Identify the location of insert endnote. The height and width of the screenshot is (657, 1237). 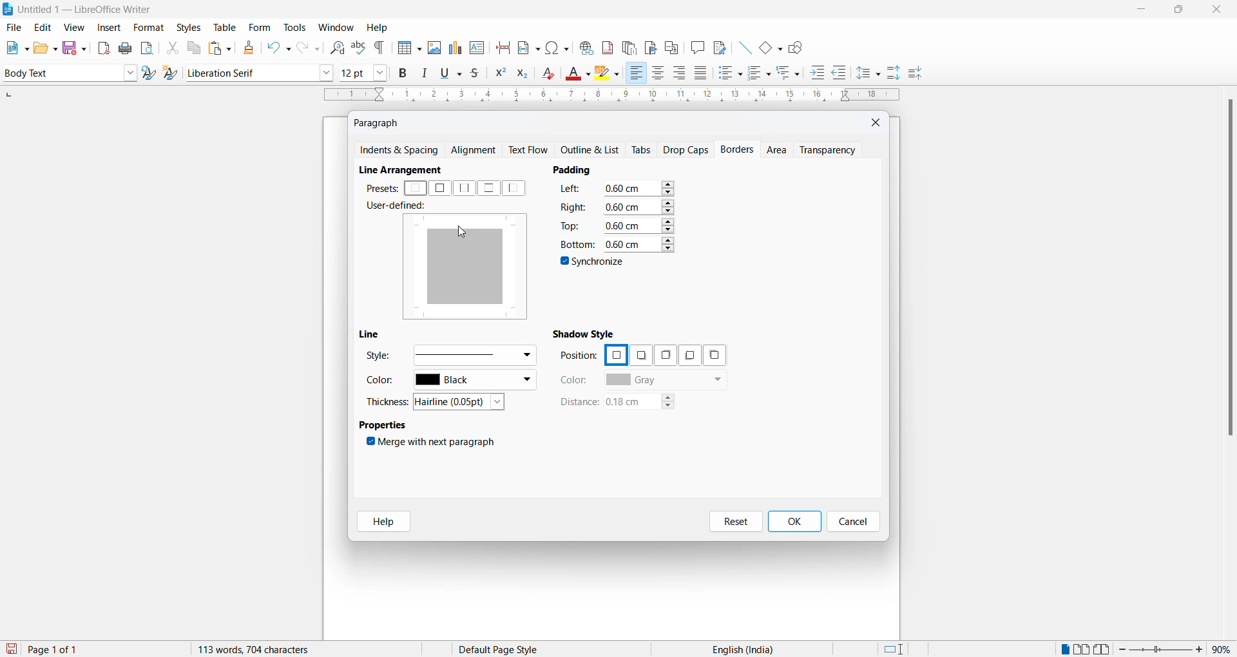
(627, 46).